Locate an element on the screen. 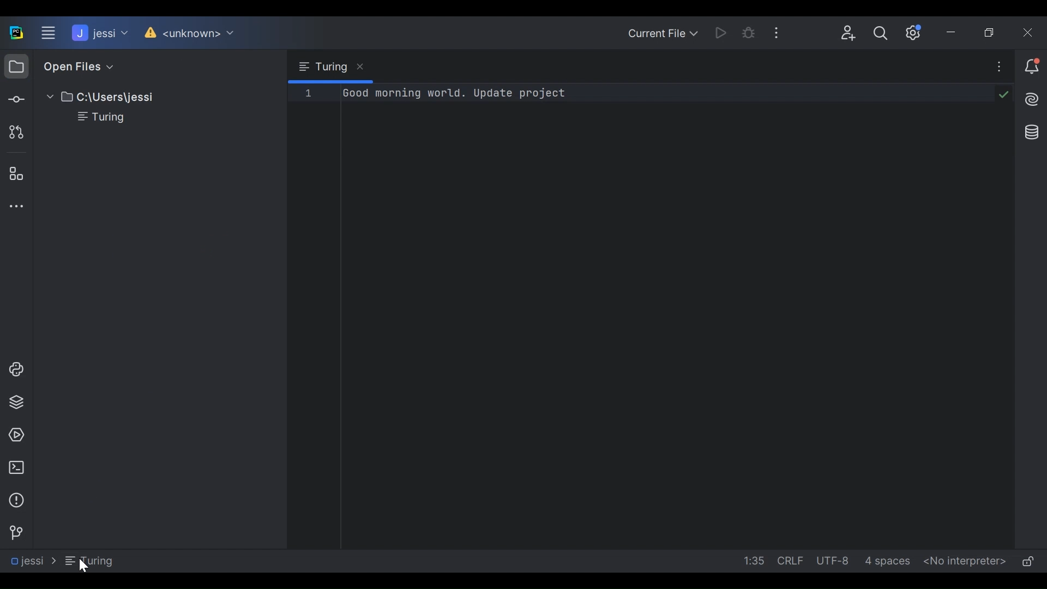 The height and width of the screenshot is (589, 1047). Cursor is located at coordinates (82, 566).